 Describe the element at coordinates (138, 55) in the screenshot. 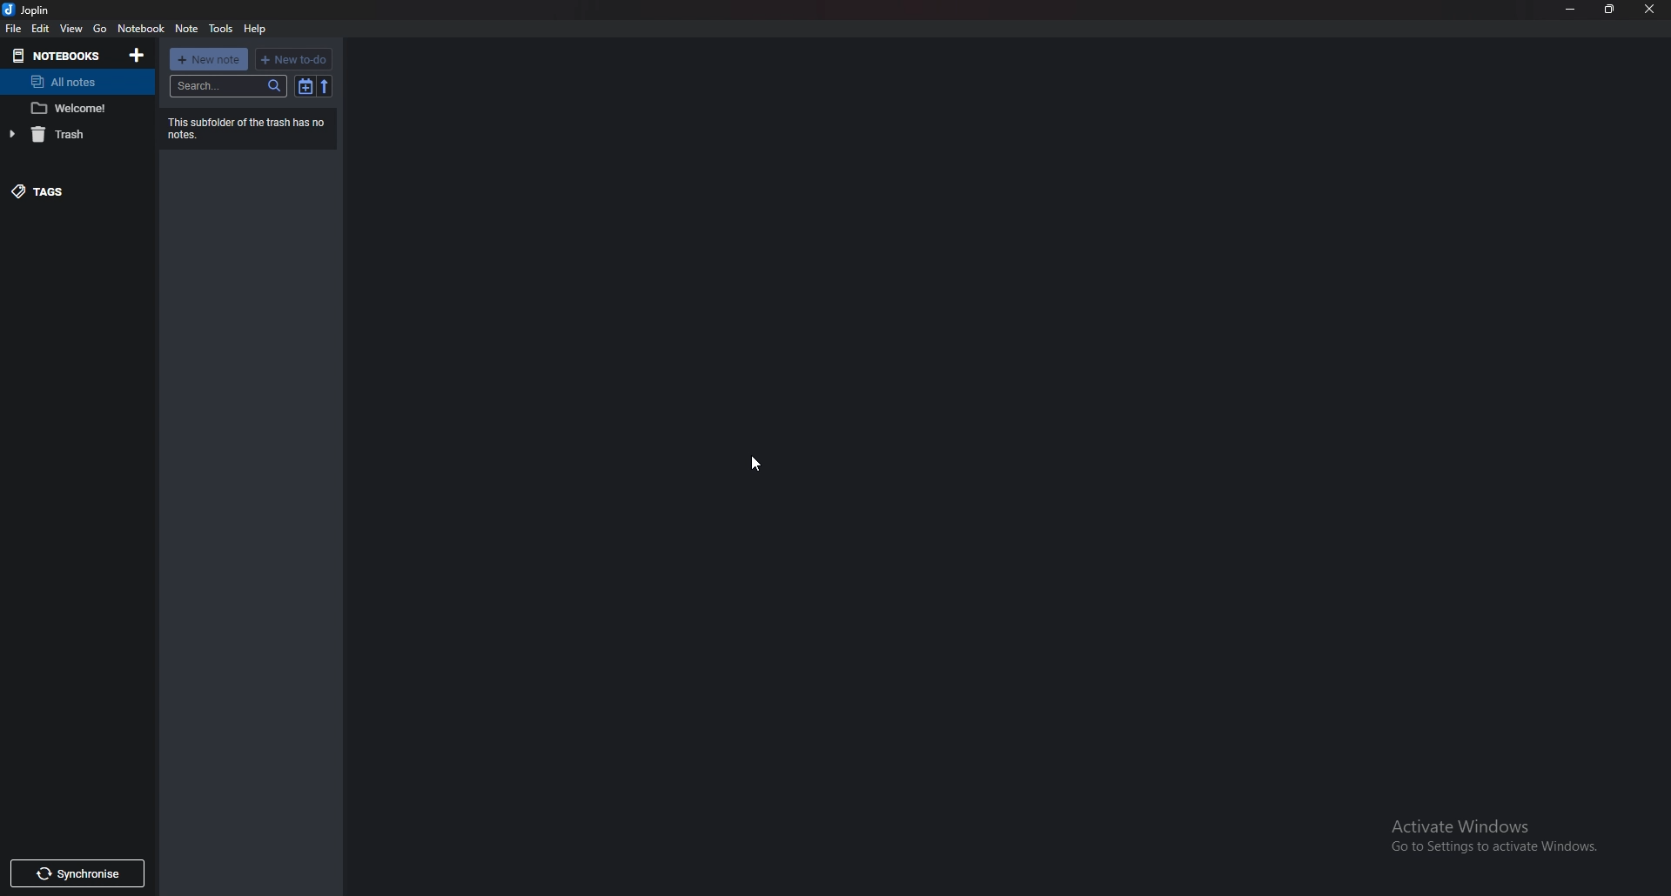

I see `Add notebooks` at that location.